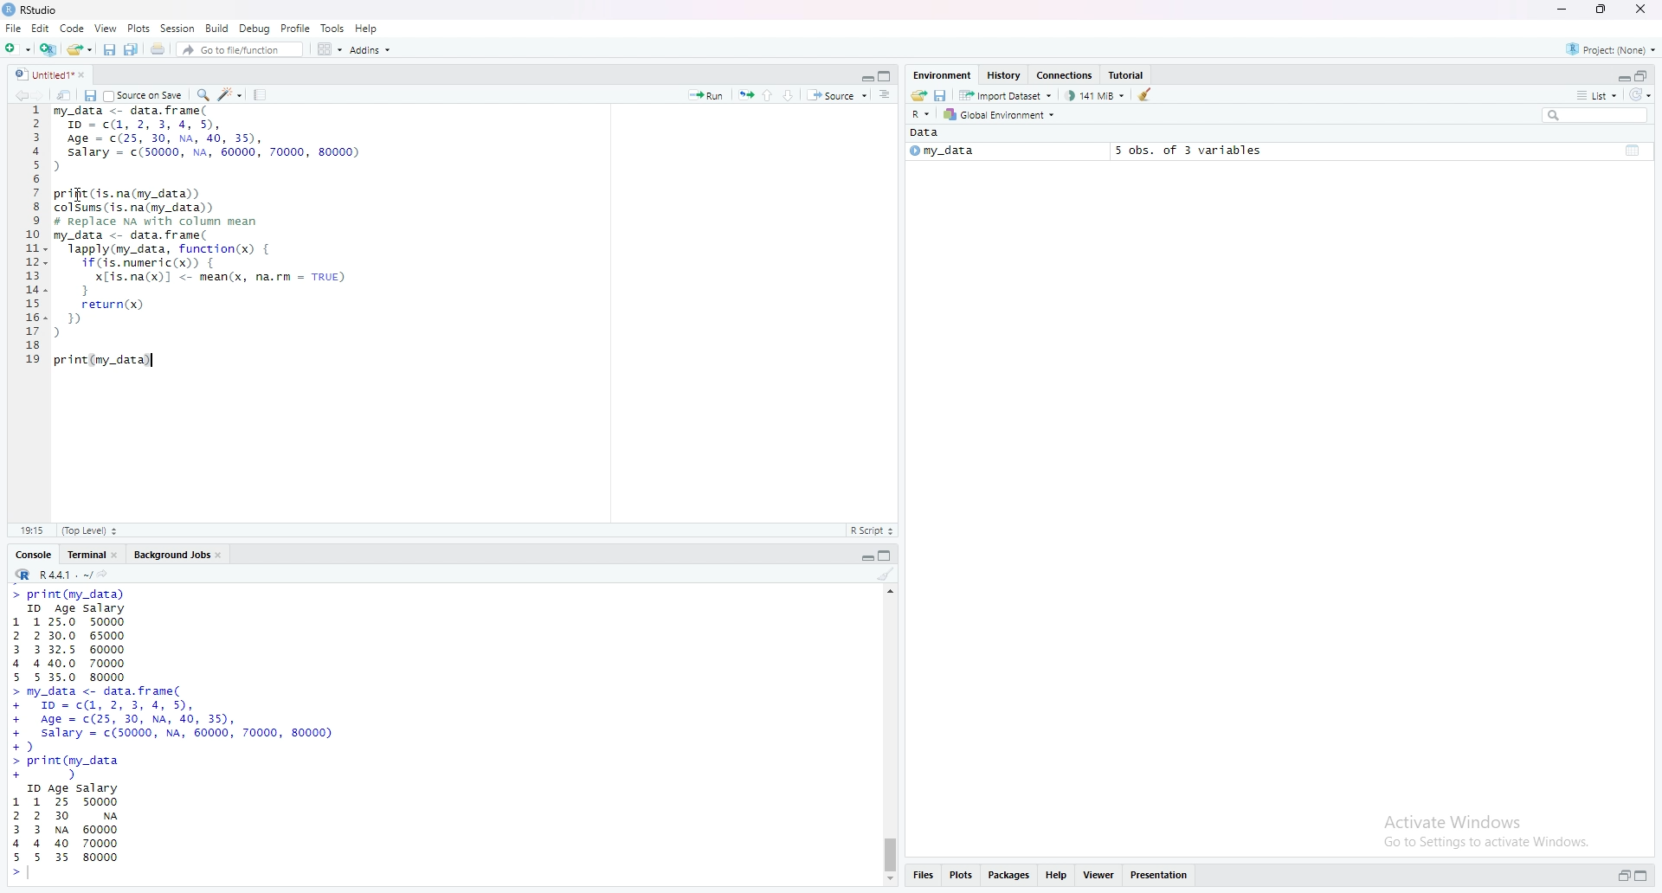 This screenshot has width=1662, height=893. I want to click on connections, so click(1066, 76).